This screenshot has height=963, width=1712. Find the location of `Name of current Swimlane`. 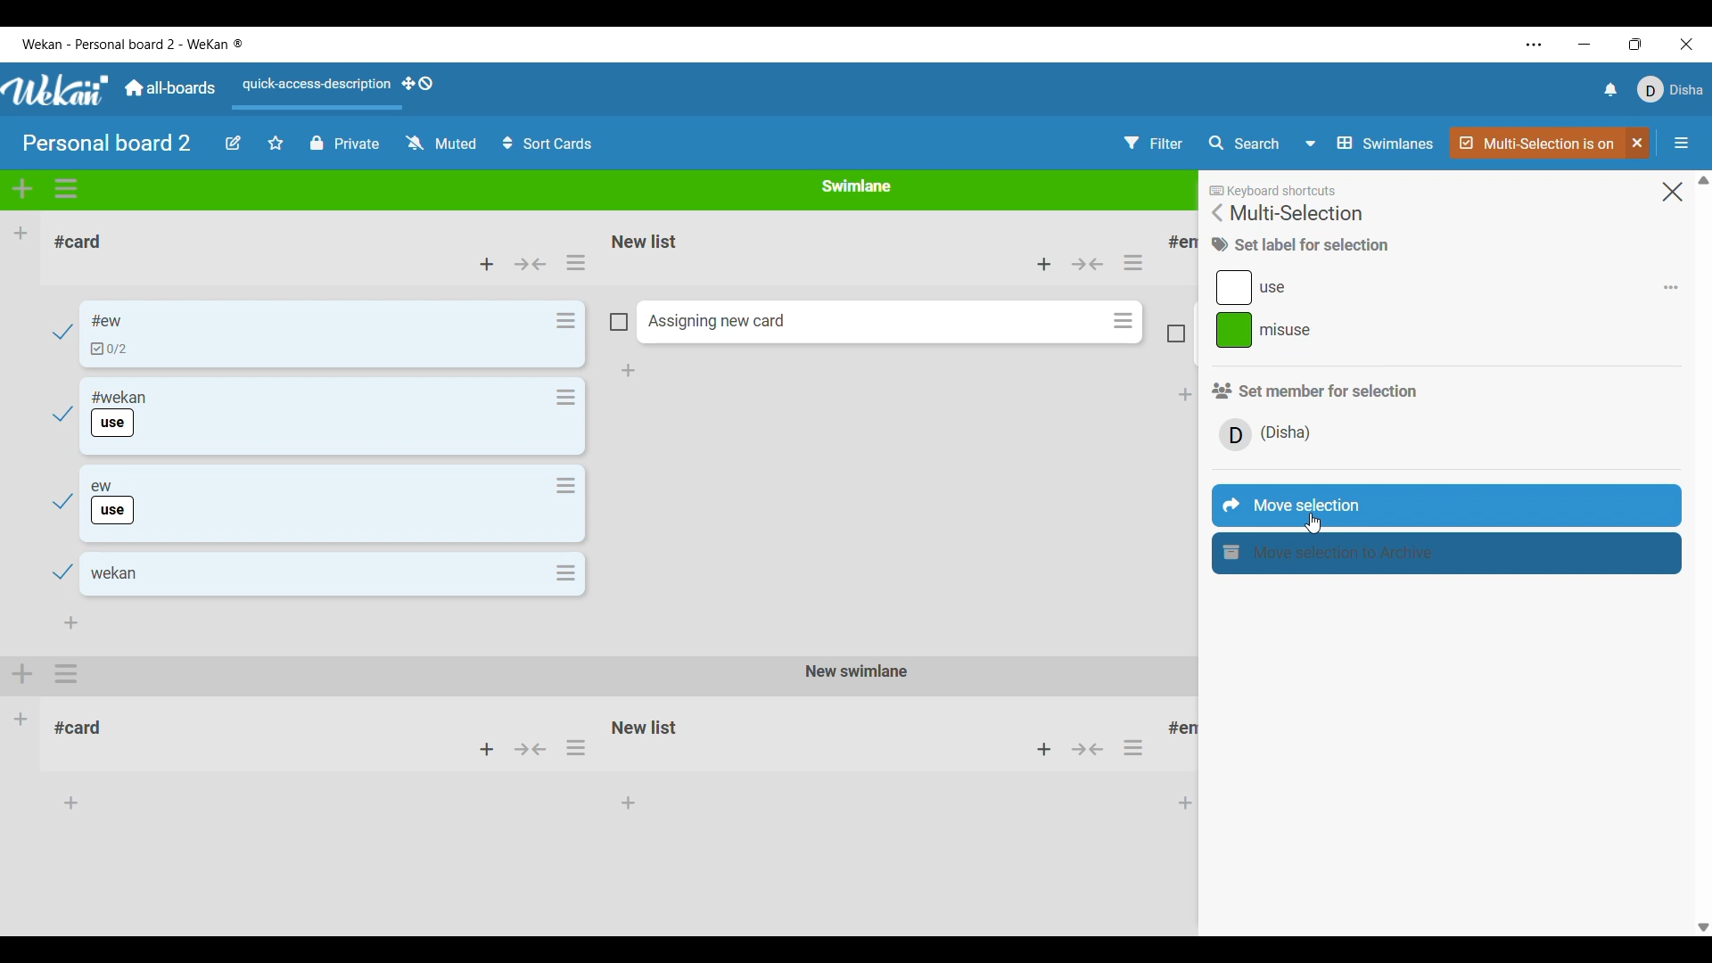

Name of current Swimlane is located at coordinates (858, 185).